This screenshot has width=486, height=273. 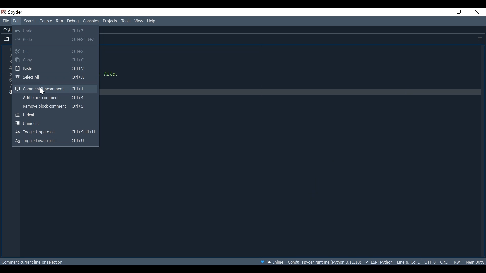 I want to click on Cut, so click(x=55, y=51).